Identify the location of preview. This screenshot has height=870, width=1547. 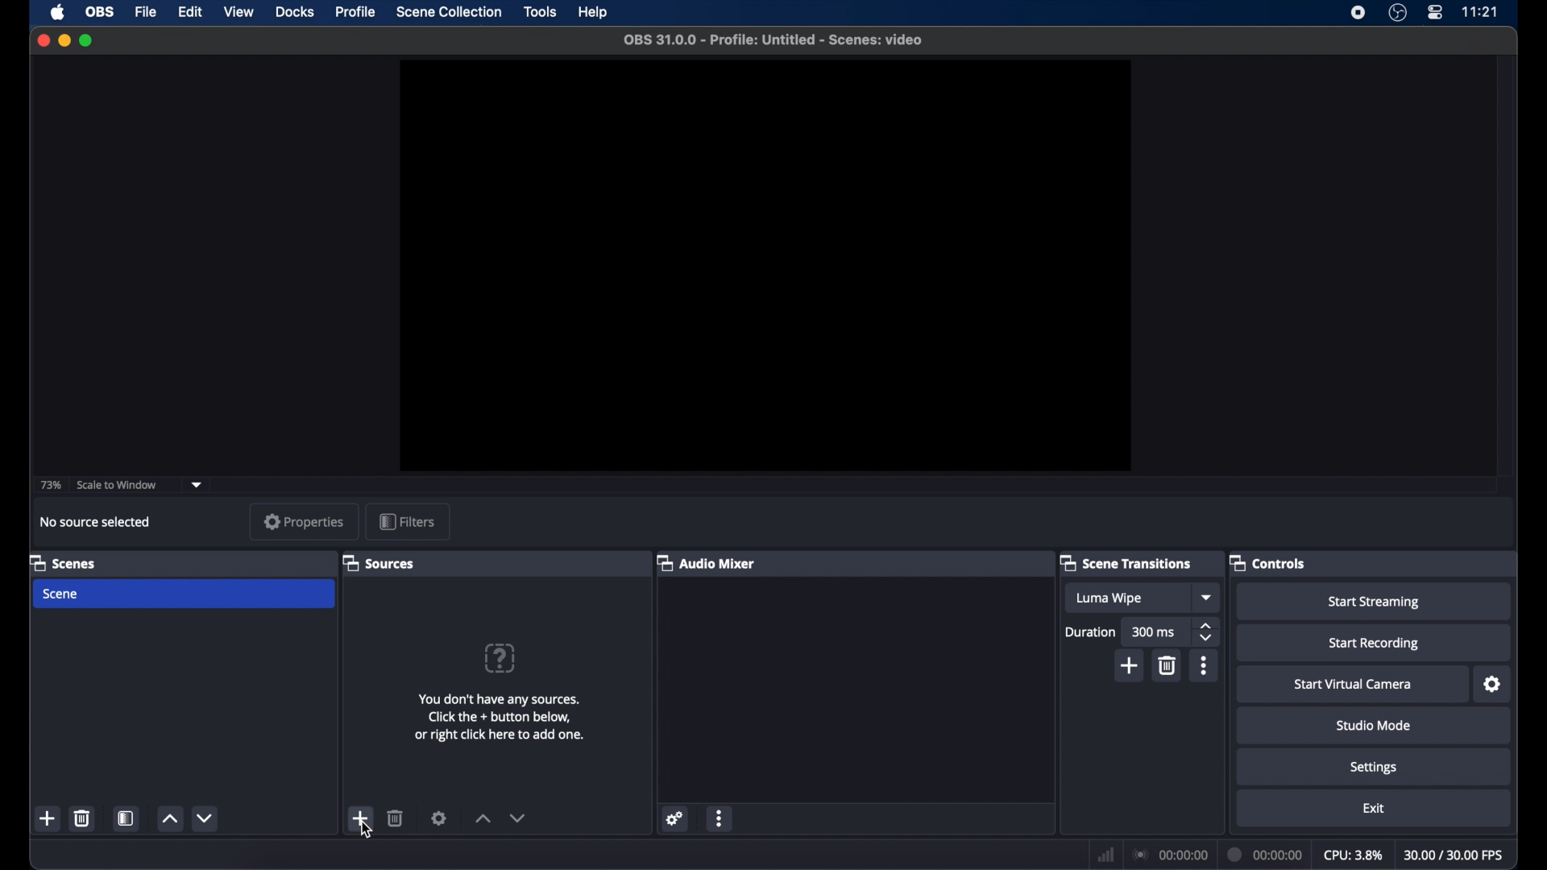
(765, 267).